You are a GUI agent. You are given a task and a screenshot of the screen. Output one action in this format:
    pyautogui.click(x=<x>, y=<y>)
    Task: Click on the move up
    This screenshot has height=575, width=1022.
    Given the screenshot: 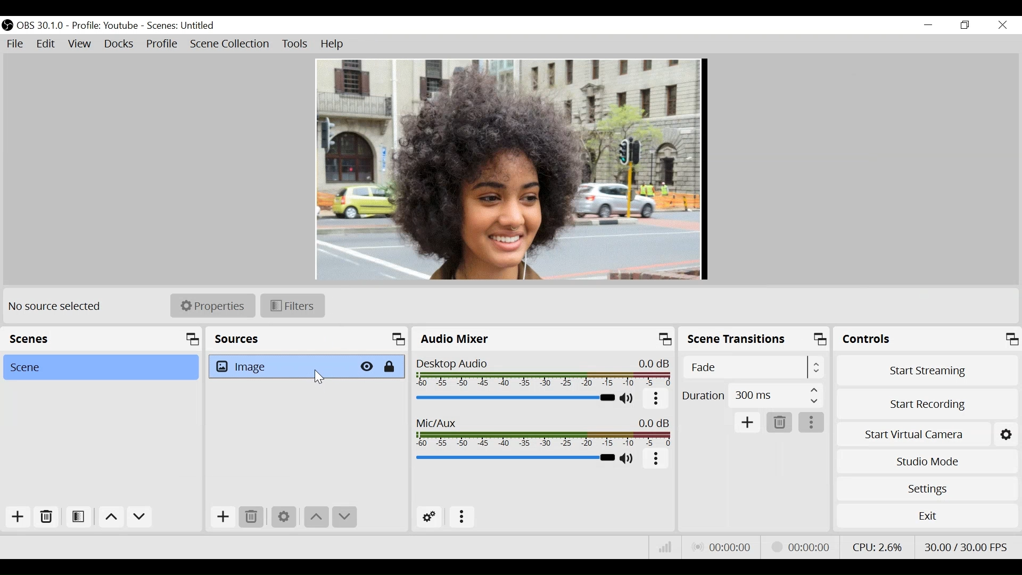 What is the action you would take?
    pyautogui.click(x=112, y=517)
    